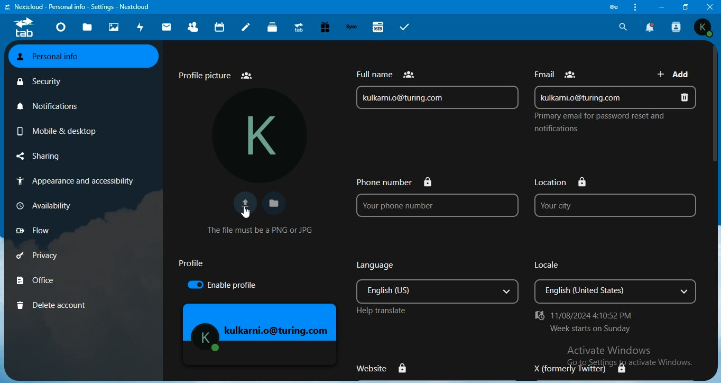  I want to click on X, so click(586, 367).